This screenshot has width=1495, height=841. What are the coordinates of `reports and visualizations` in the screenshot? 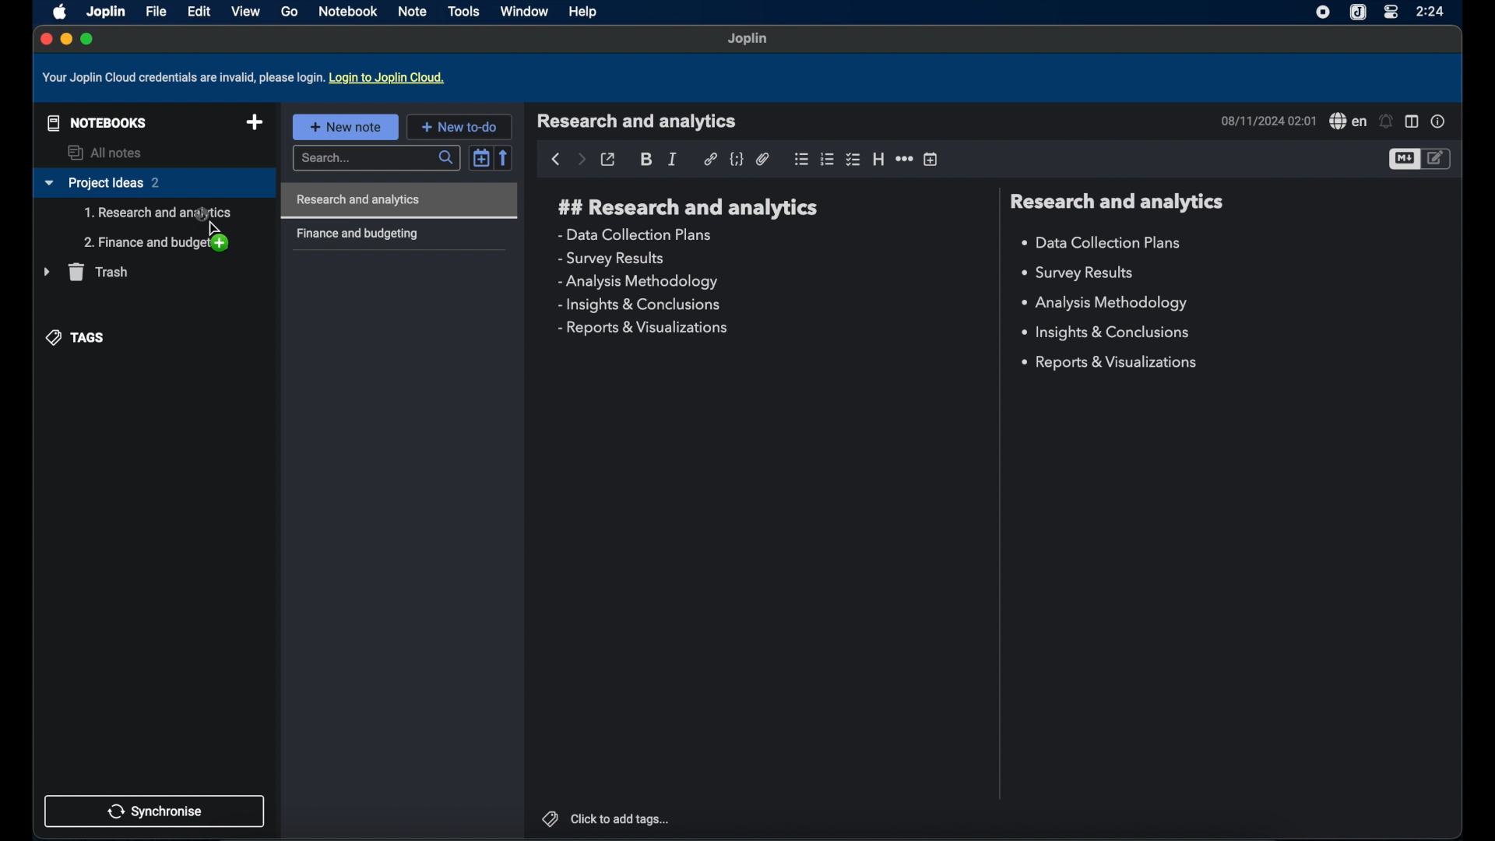 It's located at (642, 329).